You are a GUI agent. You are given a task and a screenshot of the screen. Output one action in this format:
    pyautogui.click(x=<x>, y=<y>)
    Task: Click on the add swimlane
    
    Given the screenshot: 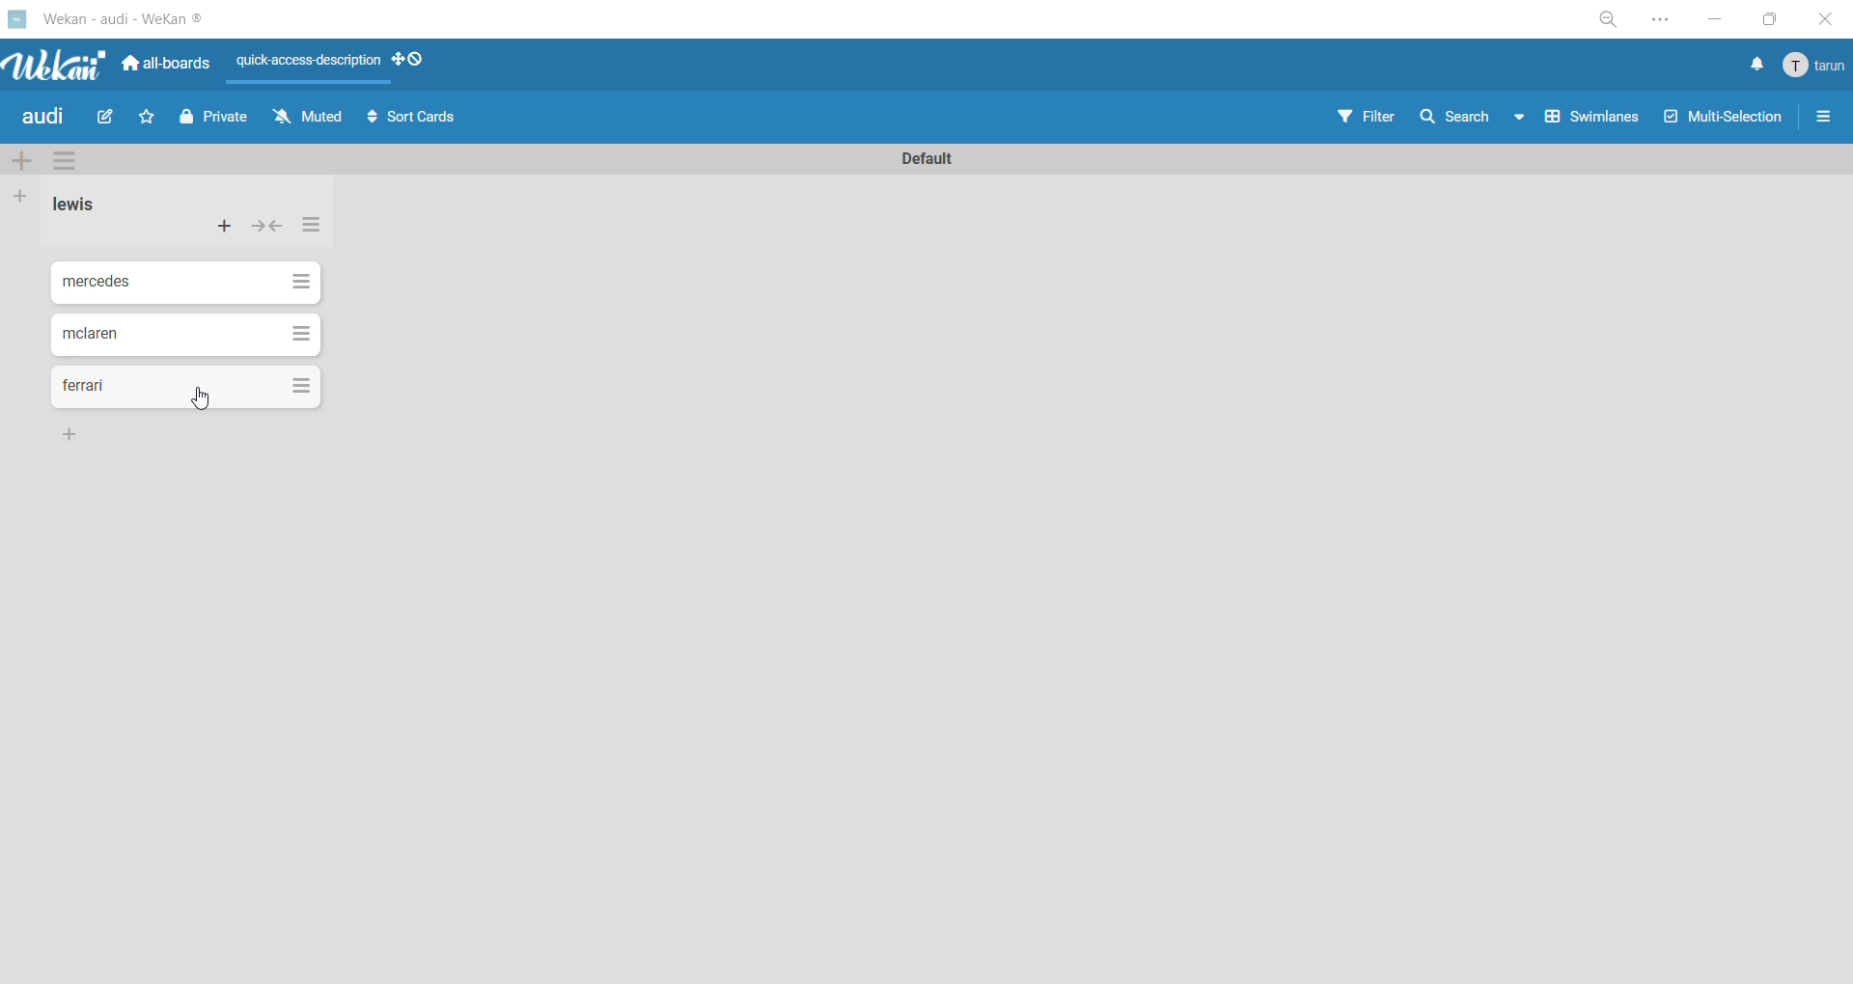 What is the action you would take?
    pyautogui.click(x=20, y=157)
    